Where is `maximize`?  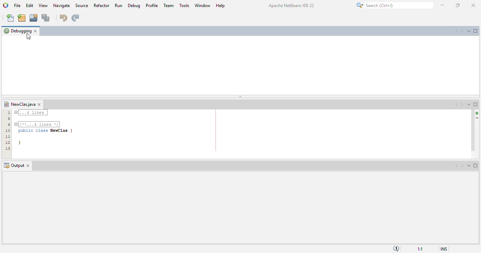 maximize is located at coordinates (458, 5).